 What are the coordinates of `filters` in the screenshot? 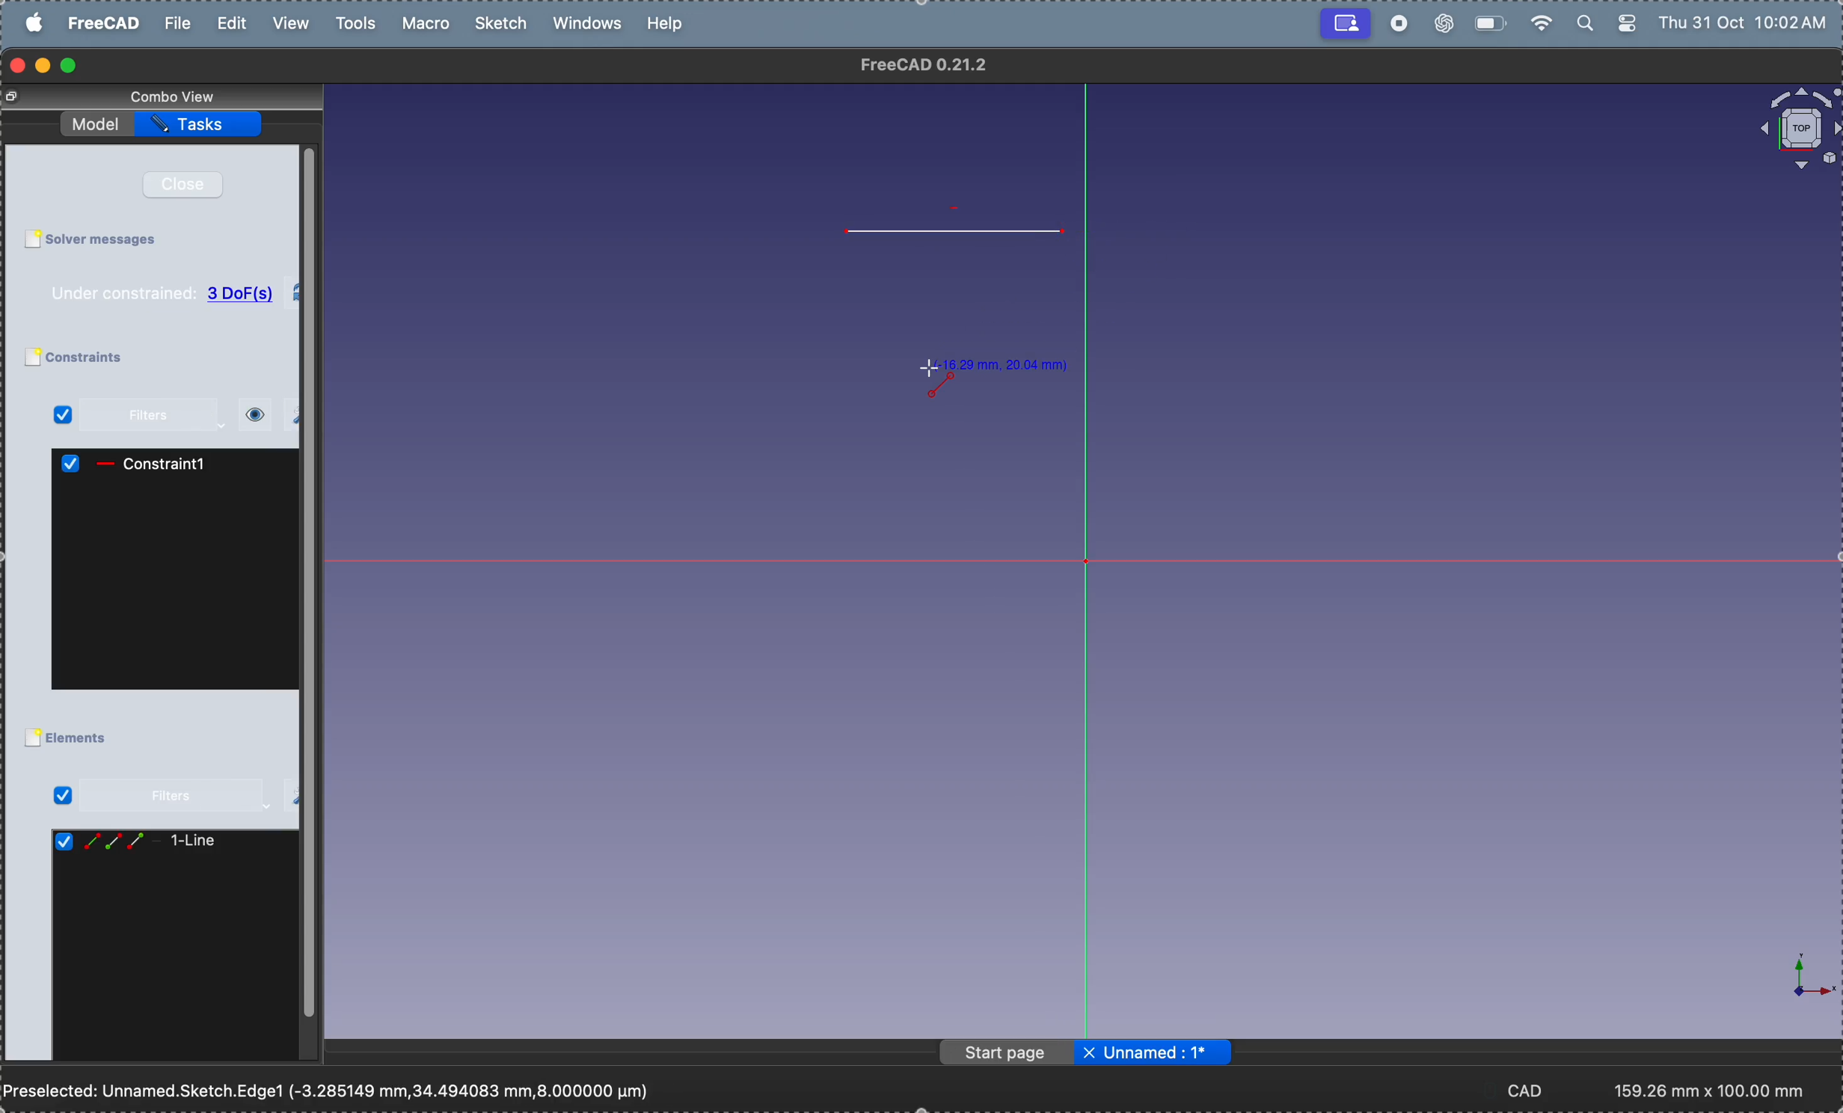 It's located at (144, 797).